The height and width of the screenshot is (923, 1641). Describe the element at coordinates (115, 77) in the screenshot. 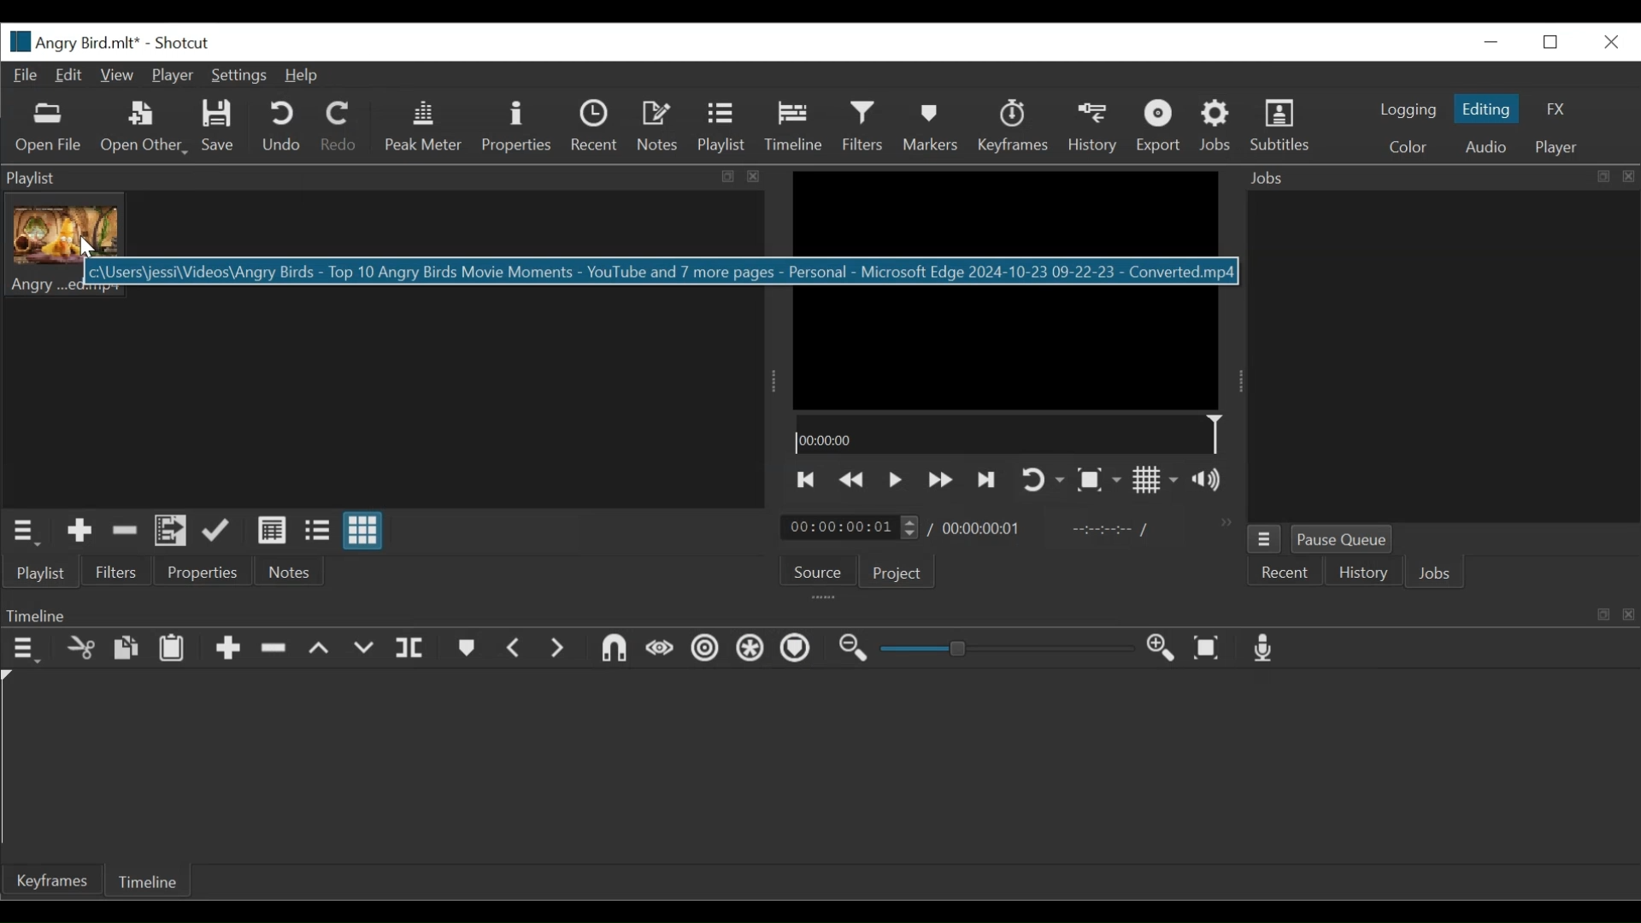

I see `` at that location.